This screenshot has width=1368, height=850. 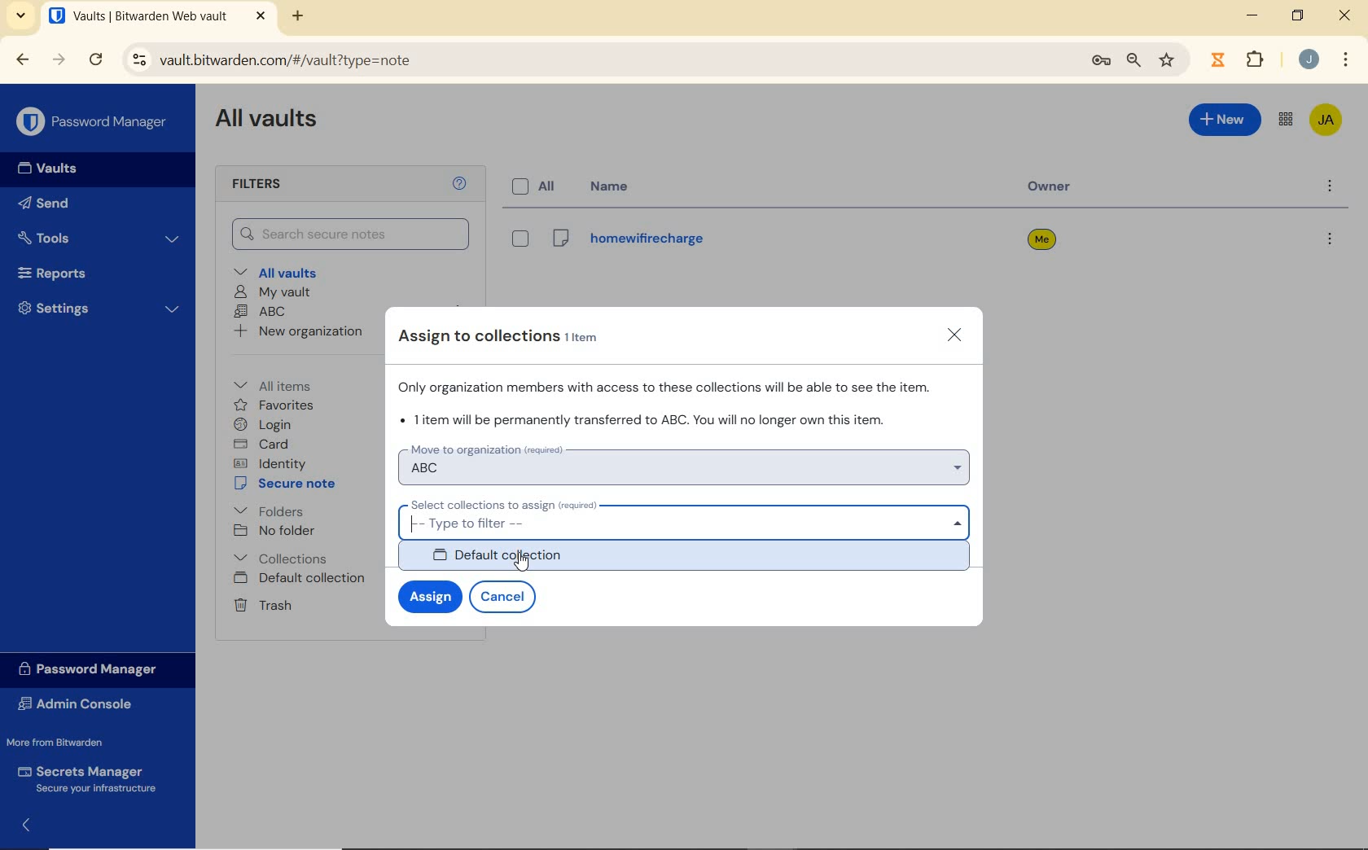 I want to click on Account, so click(x=1308, y=59).